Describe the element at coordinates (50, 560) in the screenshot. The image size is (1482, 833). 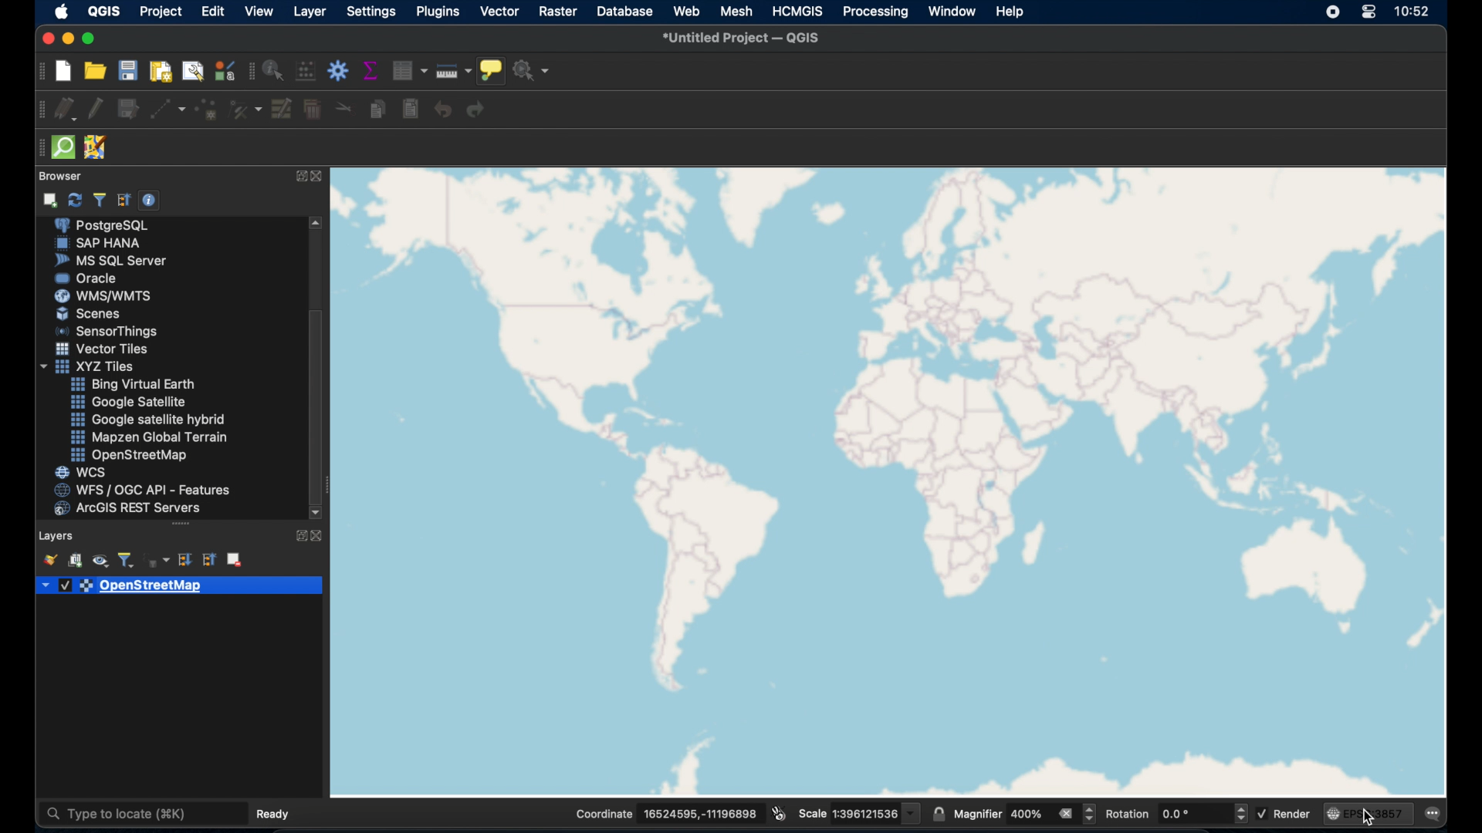
I see `open layerstyling panel` at that location.